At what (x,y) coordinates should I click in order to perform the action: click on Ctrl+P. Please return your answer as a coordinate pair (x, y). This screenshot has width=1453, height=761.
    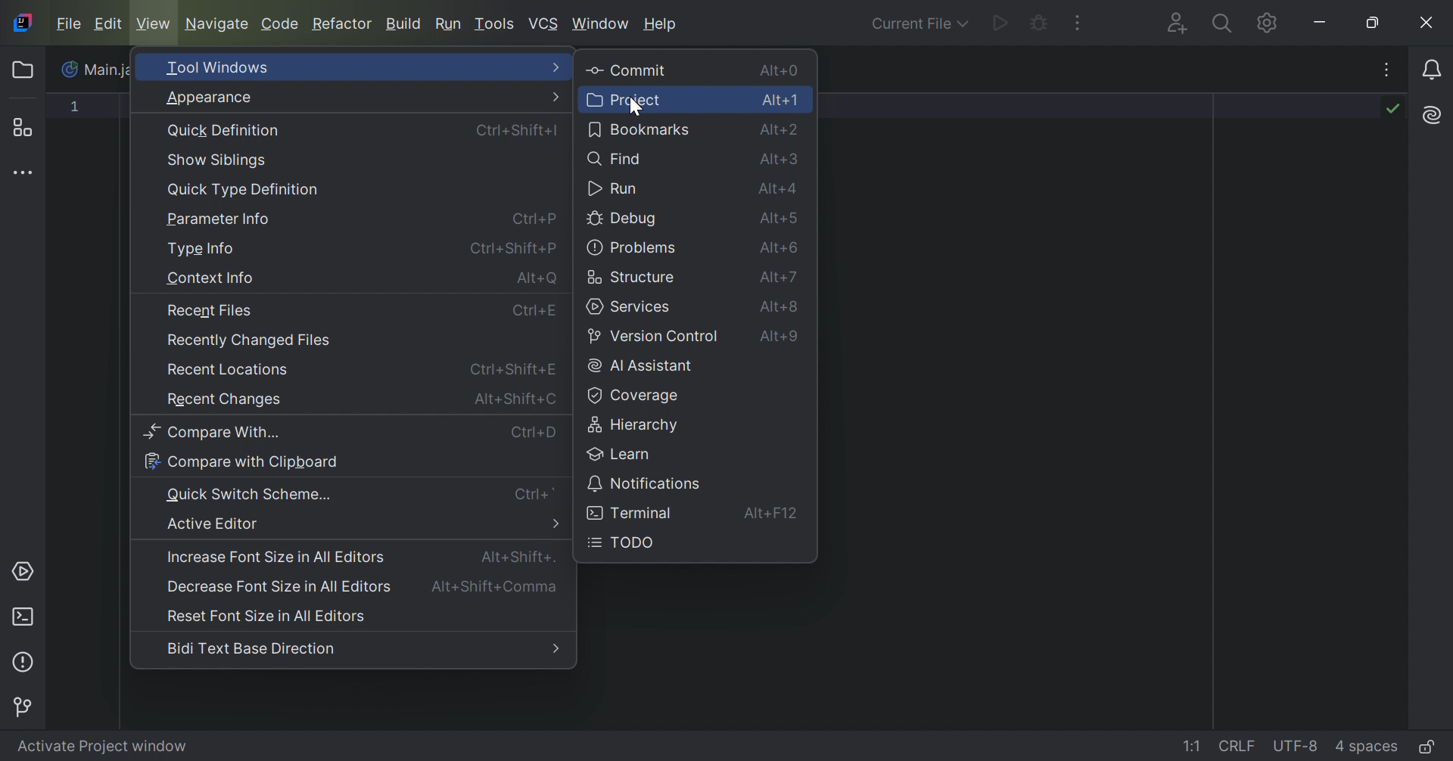
    Looking at the image, I should click on (536, 218).